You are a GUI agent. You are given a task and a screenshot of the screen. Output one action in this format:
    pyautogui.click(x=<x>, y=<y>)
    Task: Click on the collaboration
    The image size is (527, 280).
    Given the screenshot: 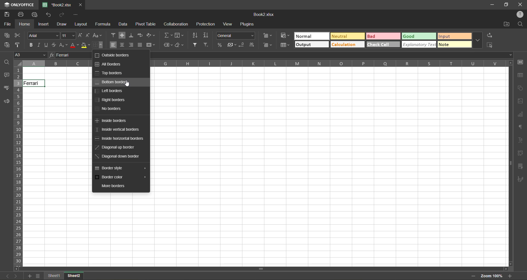 What is the action you would take?
    pyautogui.click(x=176, y=24)
    